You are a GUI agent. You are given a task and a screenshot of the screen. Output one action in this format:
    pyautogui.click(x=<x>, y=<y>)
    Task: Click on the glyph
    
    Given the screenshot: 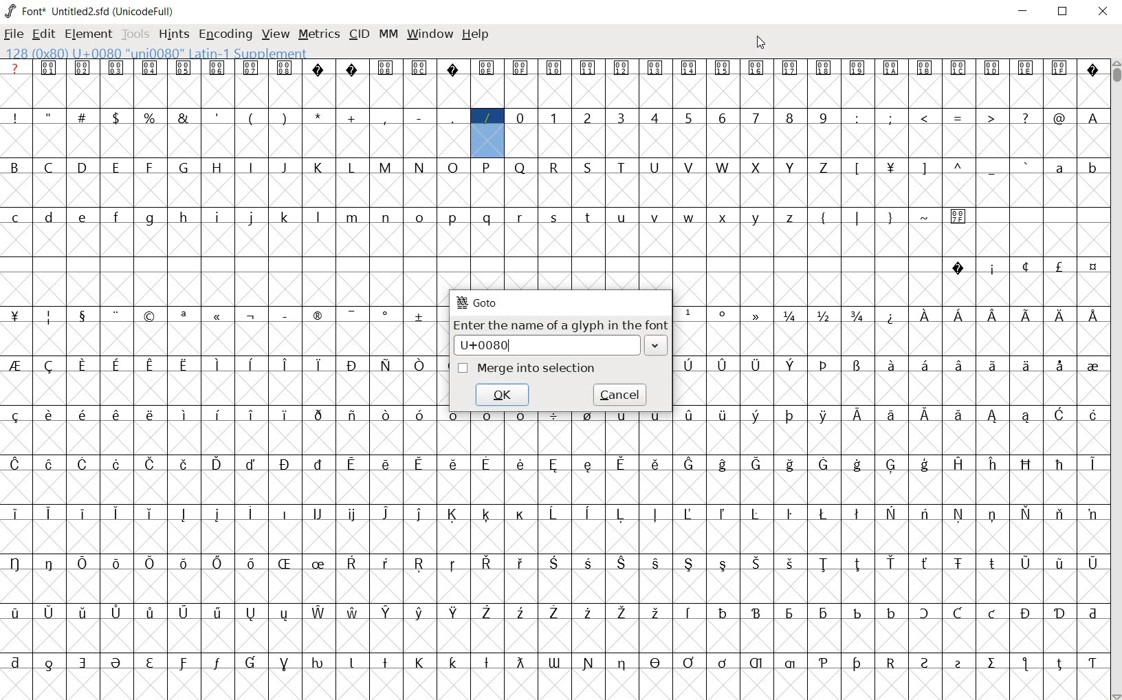 What is the action you would take?
    pyautogui.click(x=49, y=67)
    